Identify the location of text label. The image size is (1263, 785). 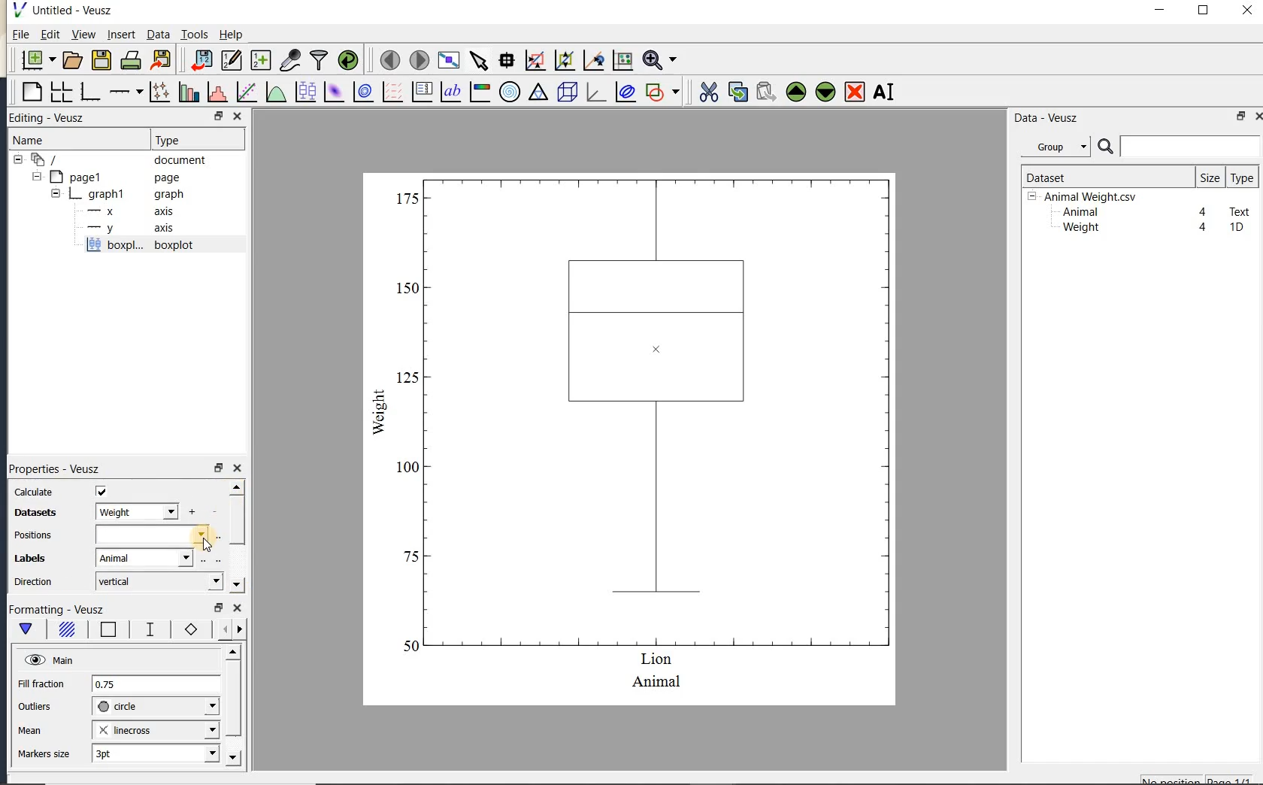
(450, 93).